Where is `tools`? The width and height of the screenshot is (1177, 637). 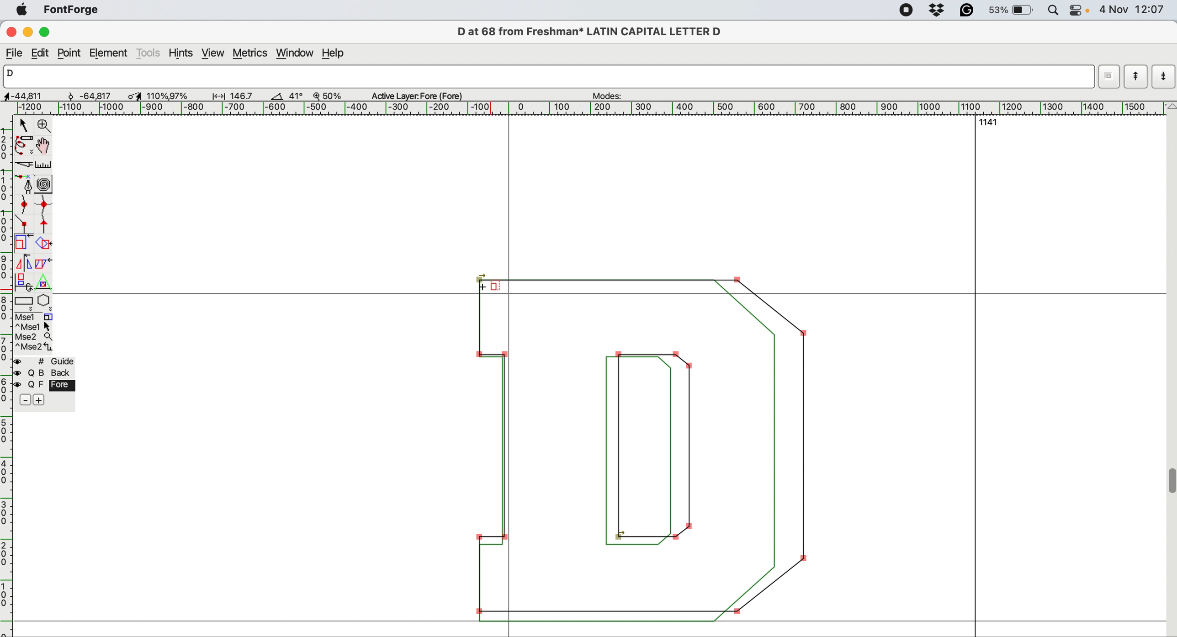 tools is located at coordinates (149, 53).